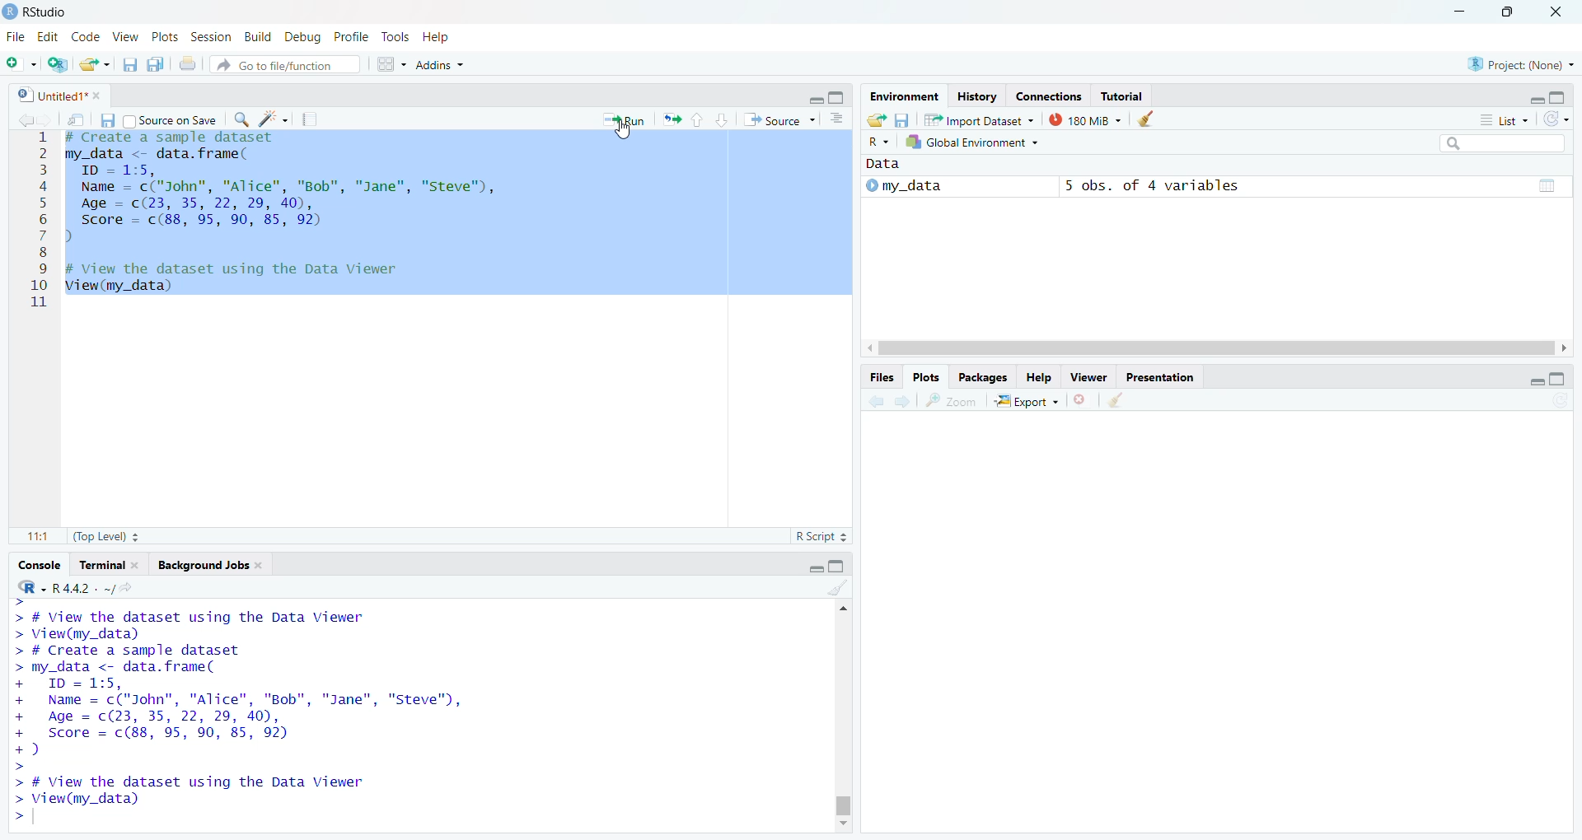 The width and height of the screenshot is (1582, 840). Describe the element at coordinates (285, 63) in the screenshot. I see `Go to file function` at that location.